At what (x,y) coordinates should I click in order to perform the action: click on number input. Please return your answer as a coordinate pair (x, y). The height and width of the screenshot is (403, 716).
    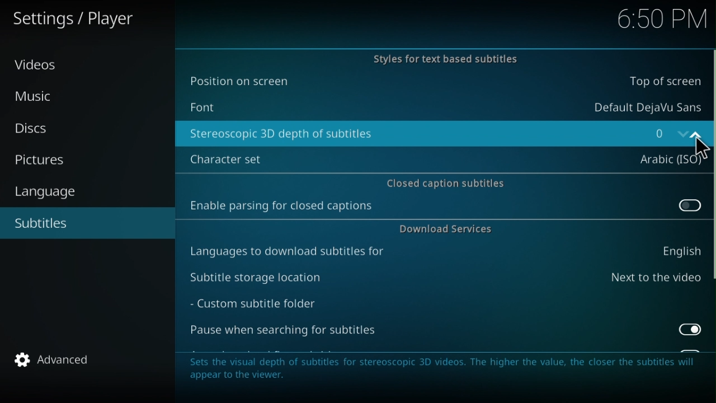
    Looking at the image, I should click on (670, 133).